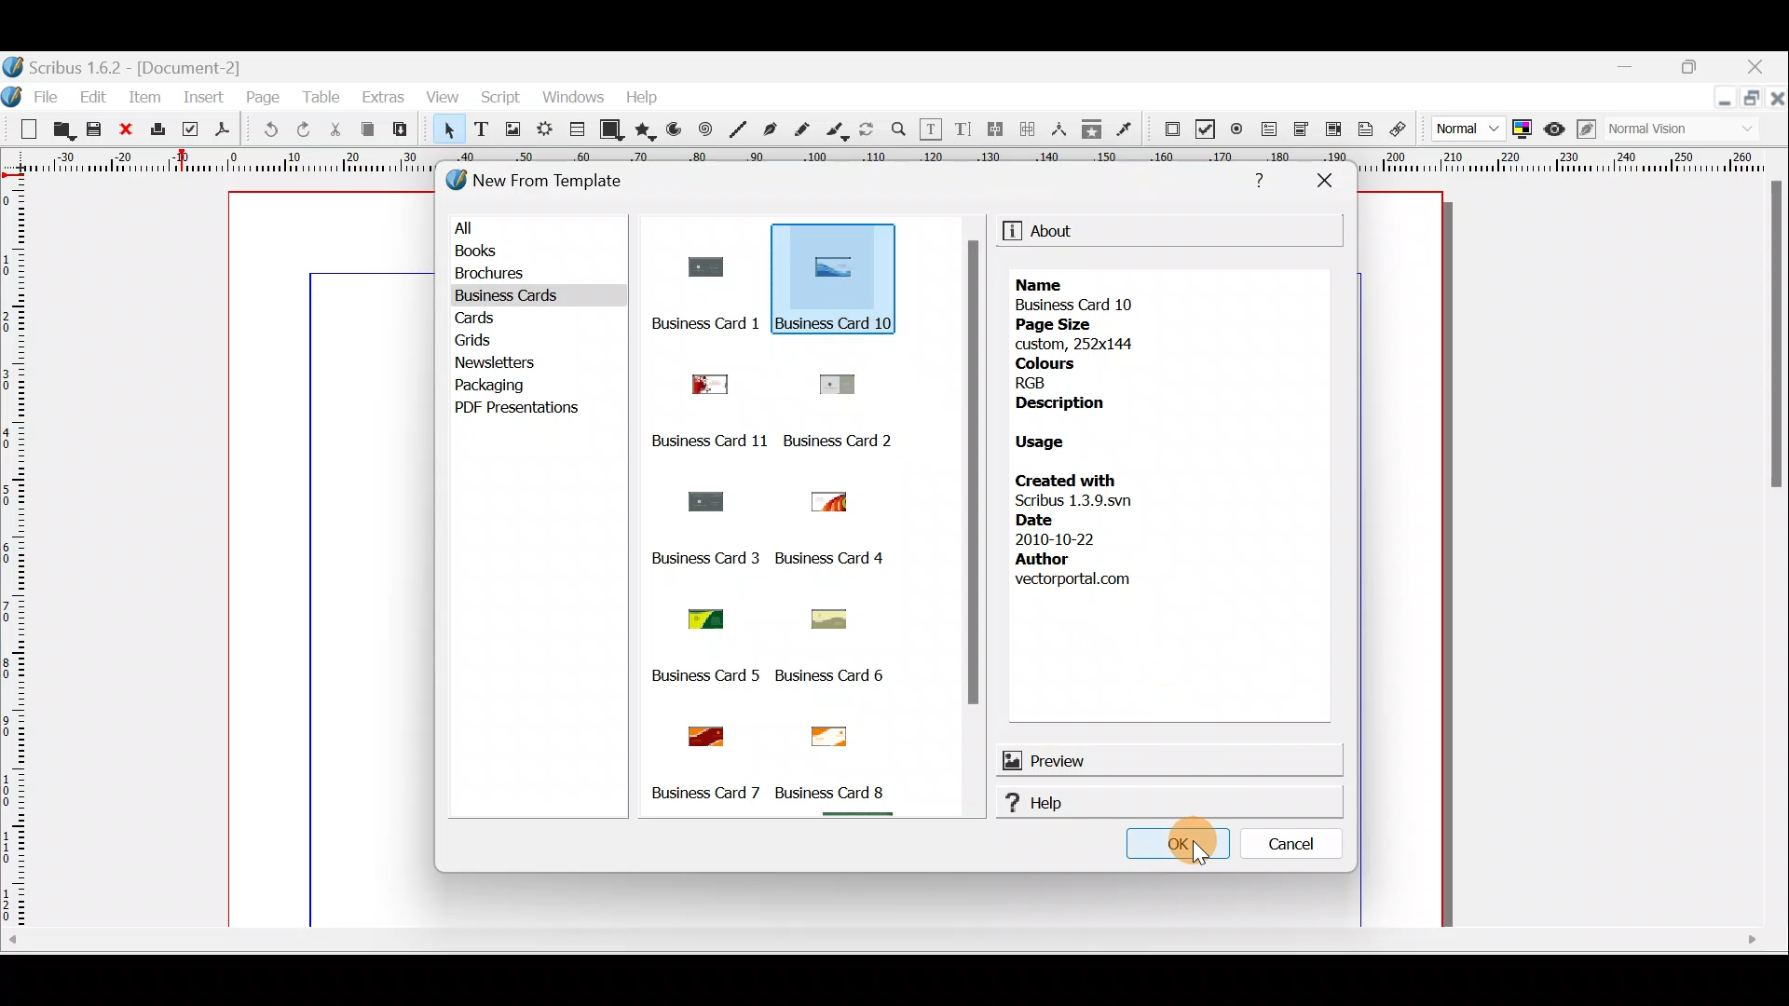 This screenshot has height=1006, width=1789. What do you see at coordinates (646, 130) in the screenshot?
I see `Polygon` at bounding box center [646, 130].